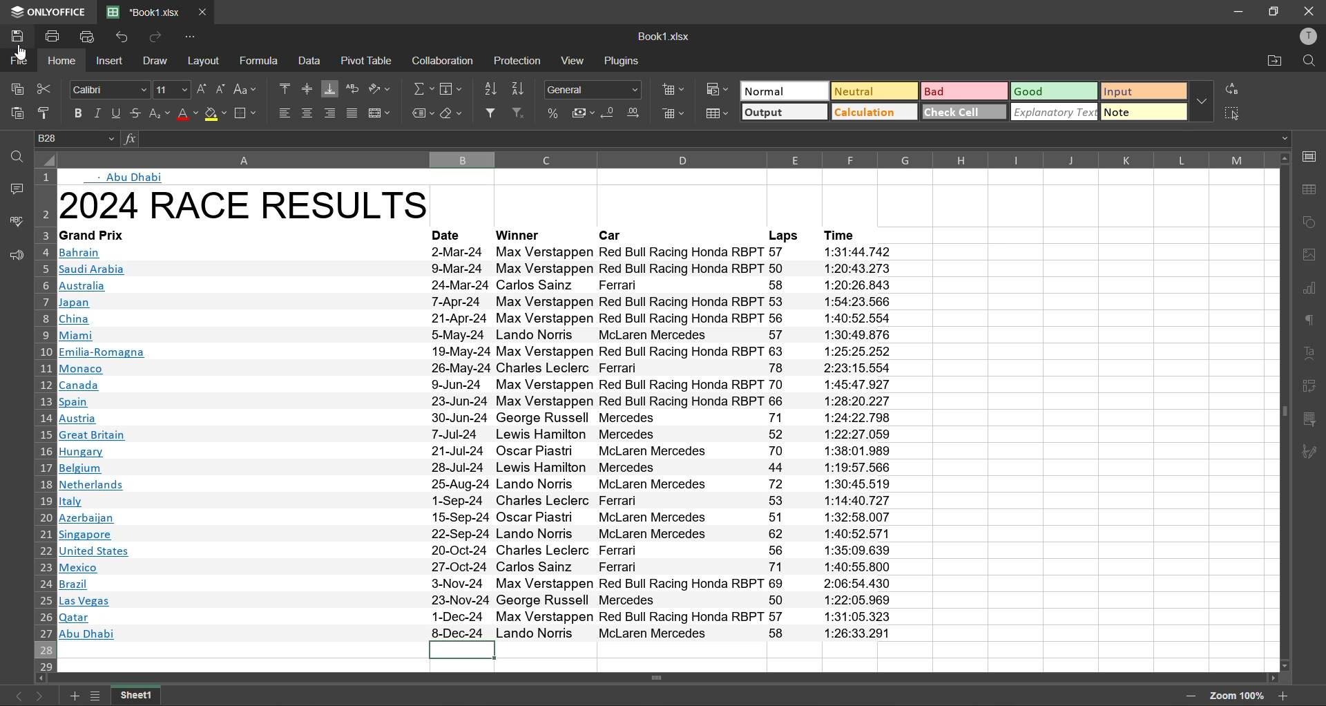 The width and height of the screenshot is (1326, 706). Describe the element at coordinates (672, 89) in the screenshot. I see `insert cells` at that location.